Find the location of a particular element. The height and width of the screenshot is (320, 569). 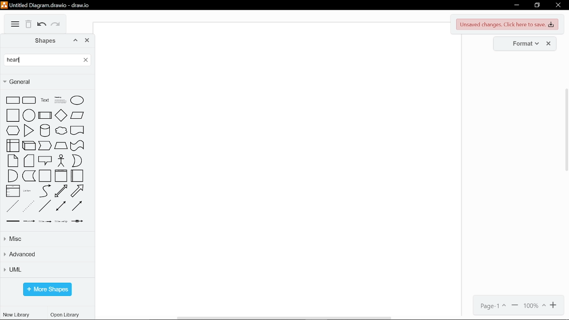

new library is located at coordinates (16, 314).